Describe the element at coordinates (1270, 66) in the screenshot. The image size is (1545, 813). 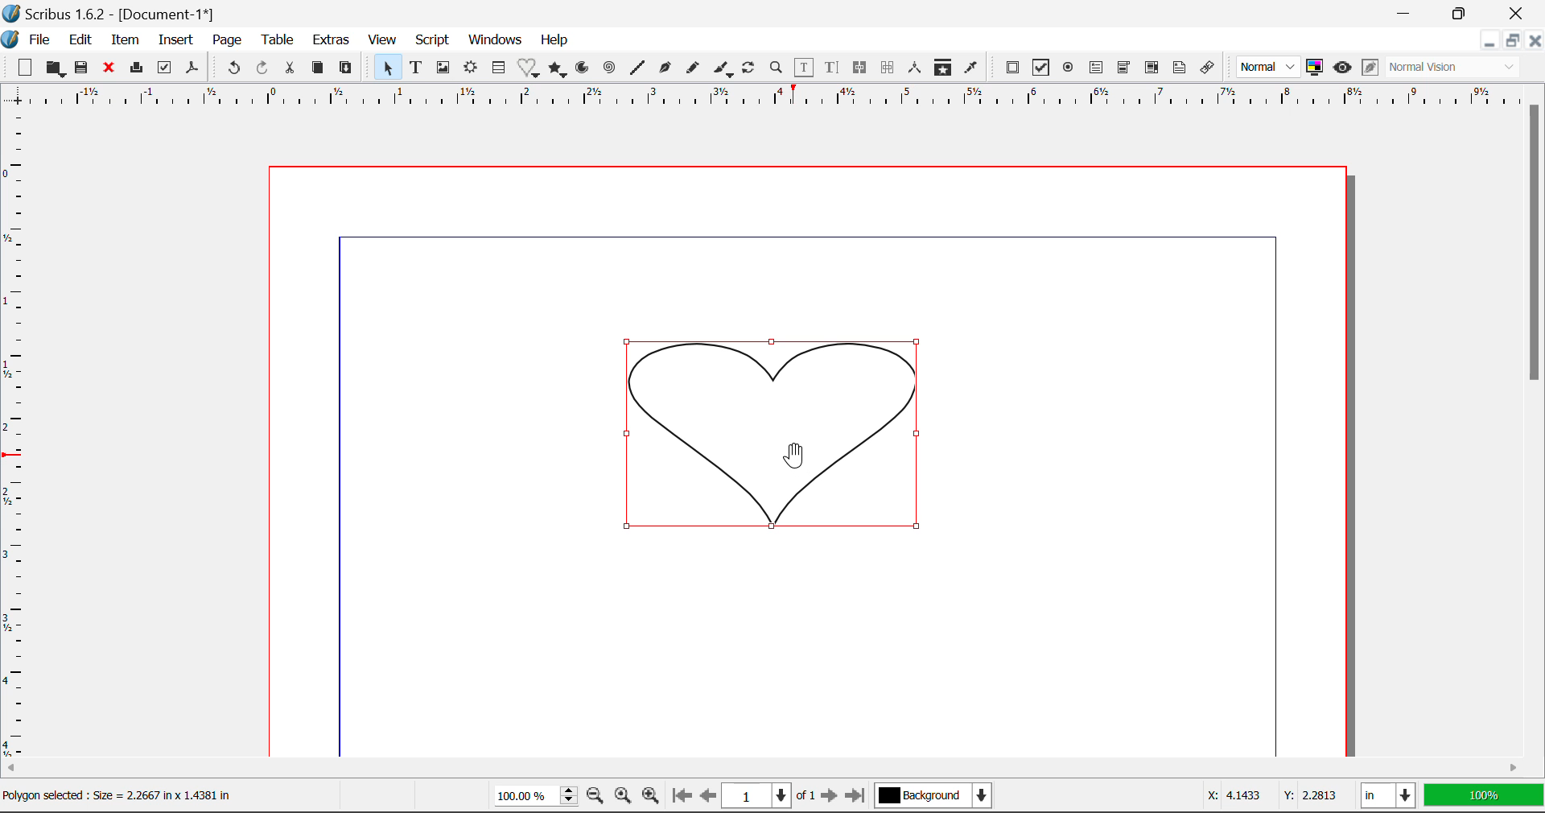
I see `Normal` at that location.